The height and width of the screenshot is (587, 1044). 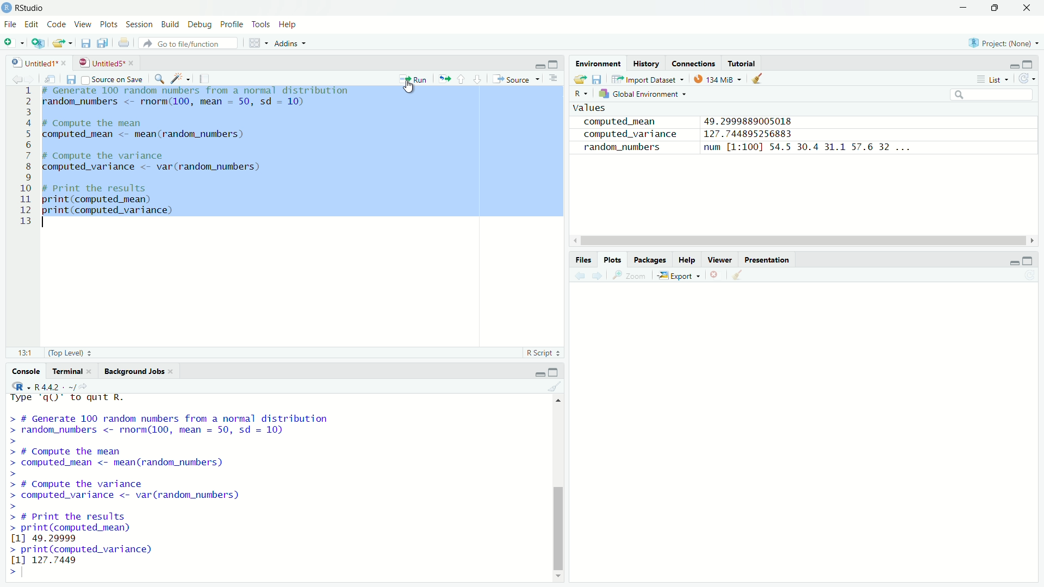 I want to click on R Script, so click(x=542, y=353).